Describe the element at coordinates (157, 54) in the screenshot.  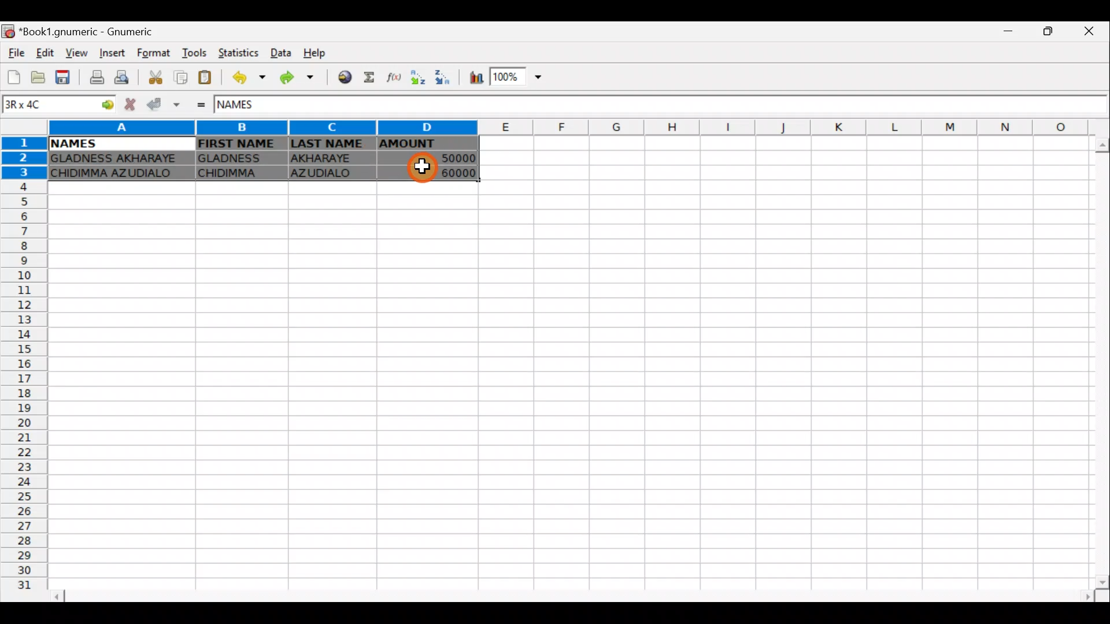
I see `Format` at that location.